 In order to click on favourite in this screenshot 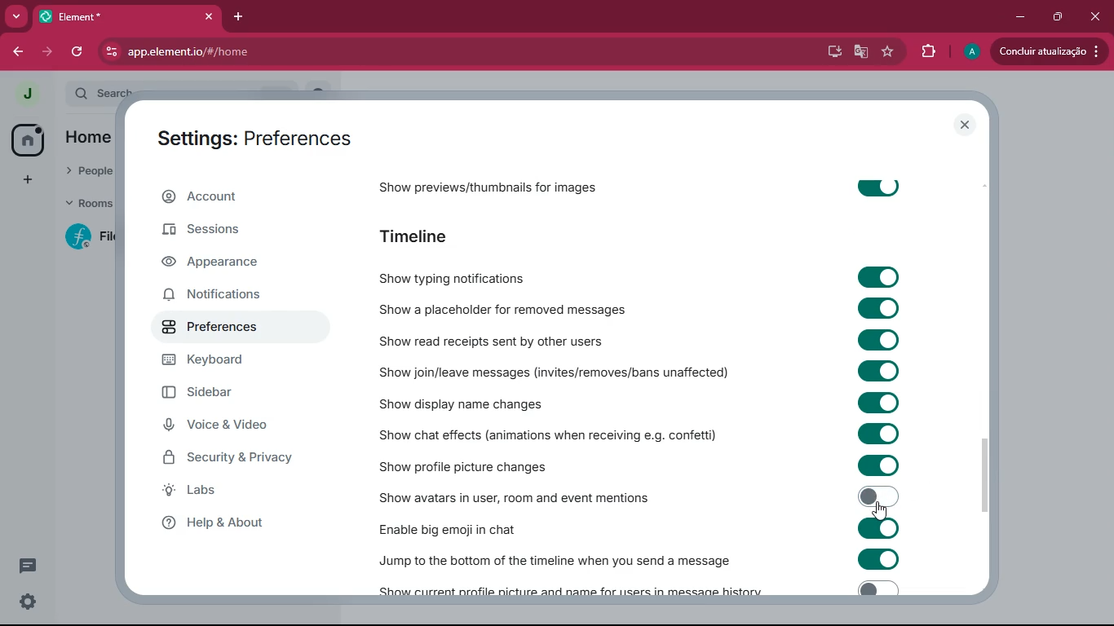, I will do `click(891, 53)`.